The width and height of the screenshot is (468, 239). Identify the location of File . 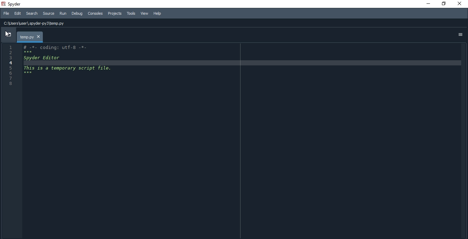
(7, 13).